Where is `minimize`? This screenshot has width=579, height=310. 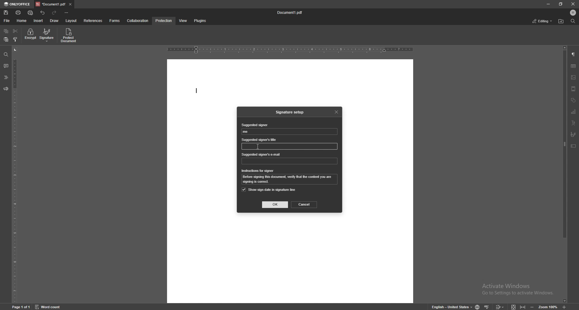 minimize is located at coordinates (548, 4).